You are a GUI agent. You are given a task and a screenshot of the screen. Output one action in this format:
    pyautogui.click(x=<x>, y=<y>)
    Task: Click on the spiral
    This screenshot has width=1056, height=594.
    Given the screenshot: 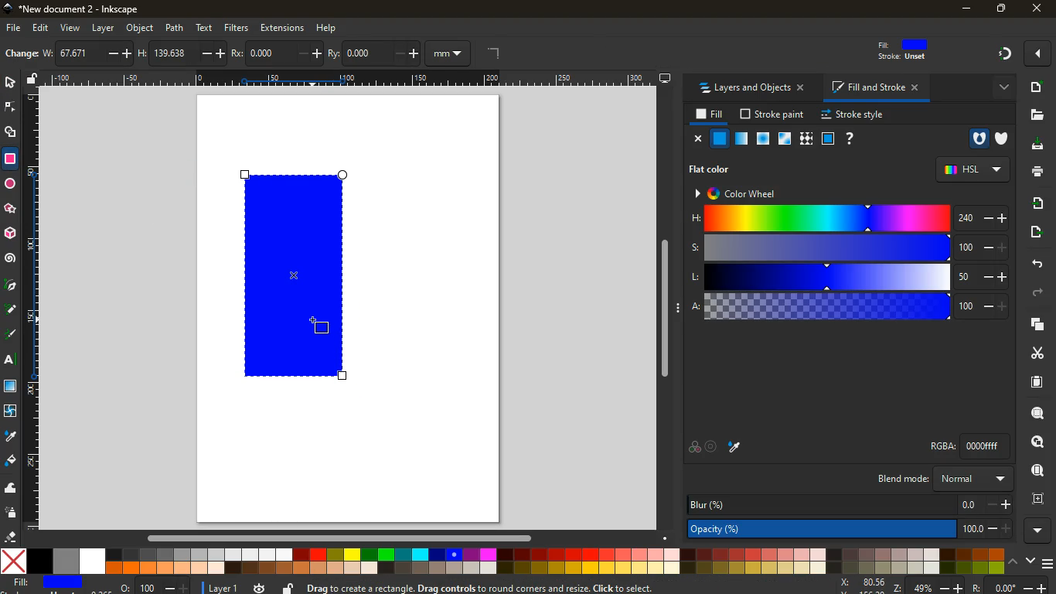 What is the action you would take?
    pyautogui.click(x=11, y=260)
    